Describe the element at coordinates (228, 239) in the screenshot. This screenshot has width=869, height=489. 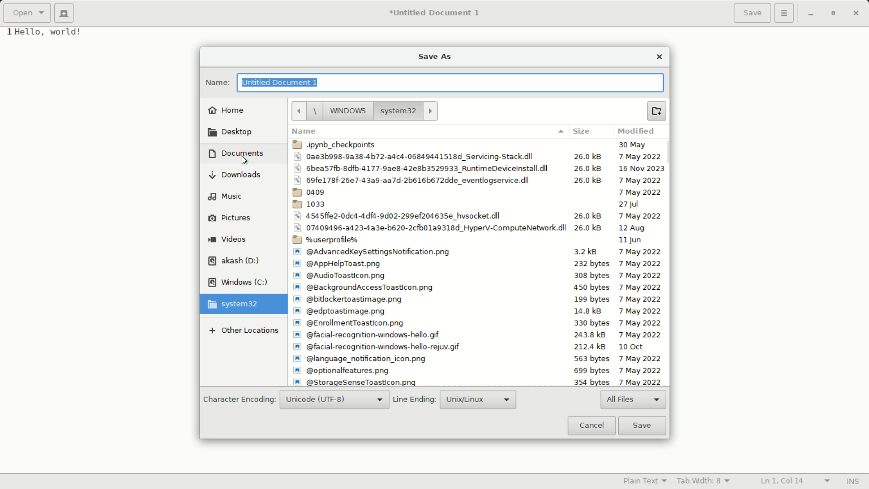
I see `videos` at that location.